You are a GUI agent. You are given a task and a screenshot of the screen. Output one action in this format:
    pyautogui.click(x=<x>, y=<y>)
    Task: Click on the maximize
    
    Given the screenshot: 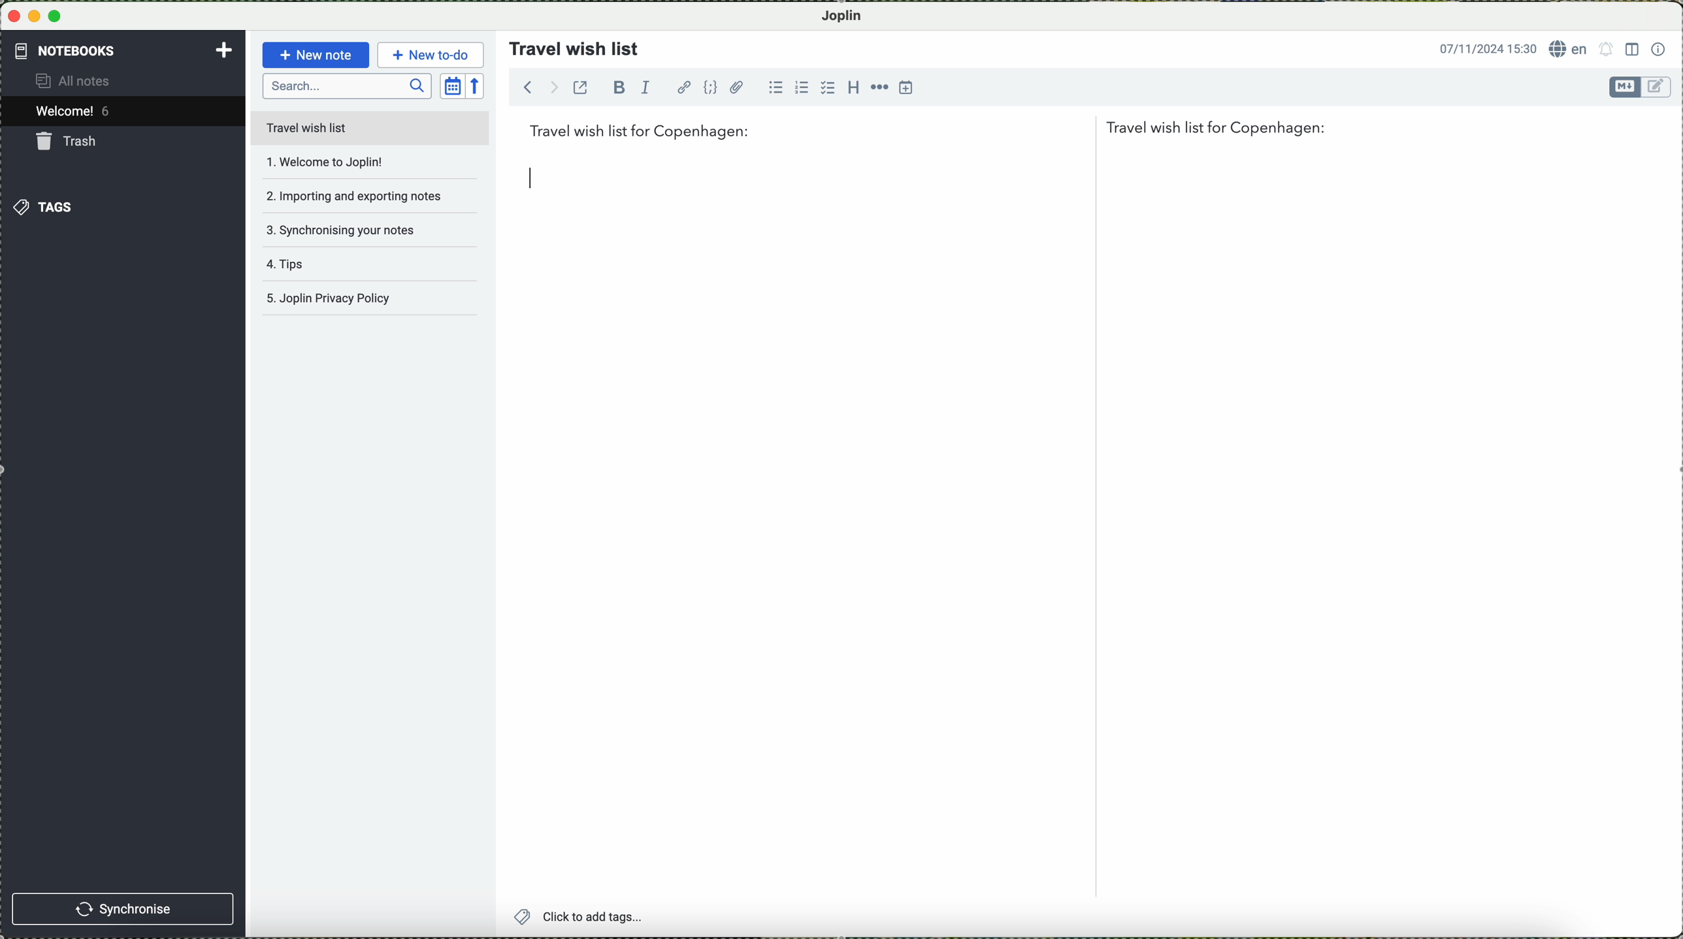 What is the action you would take?
    pyautogui.click(x=58, y=16)
    